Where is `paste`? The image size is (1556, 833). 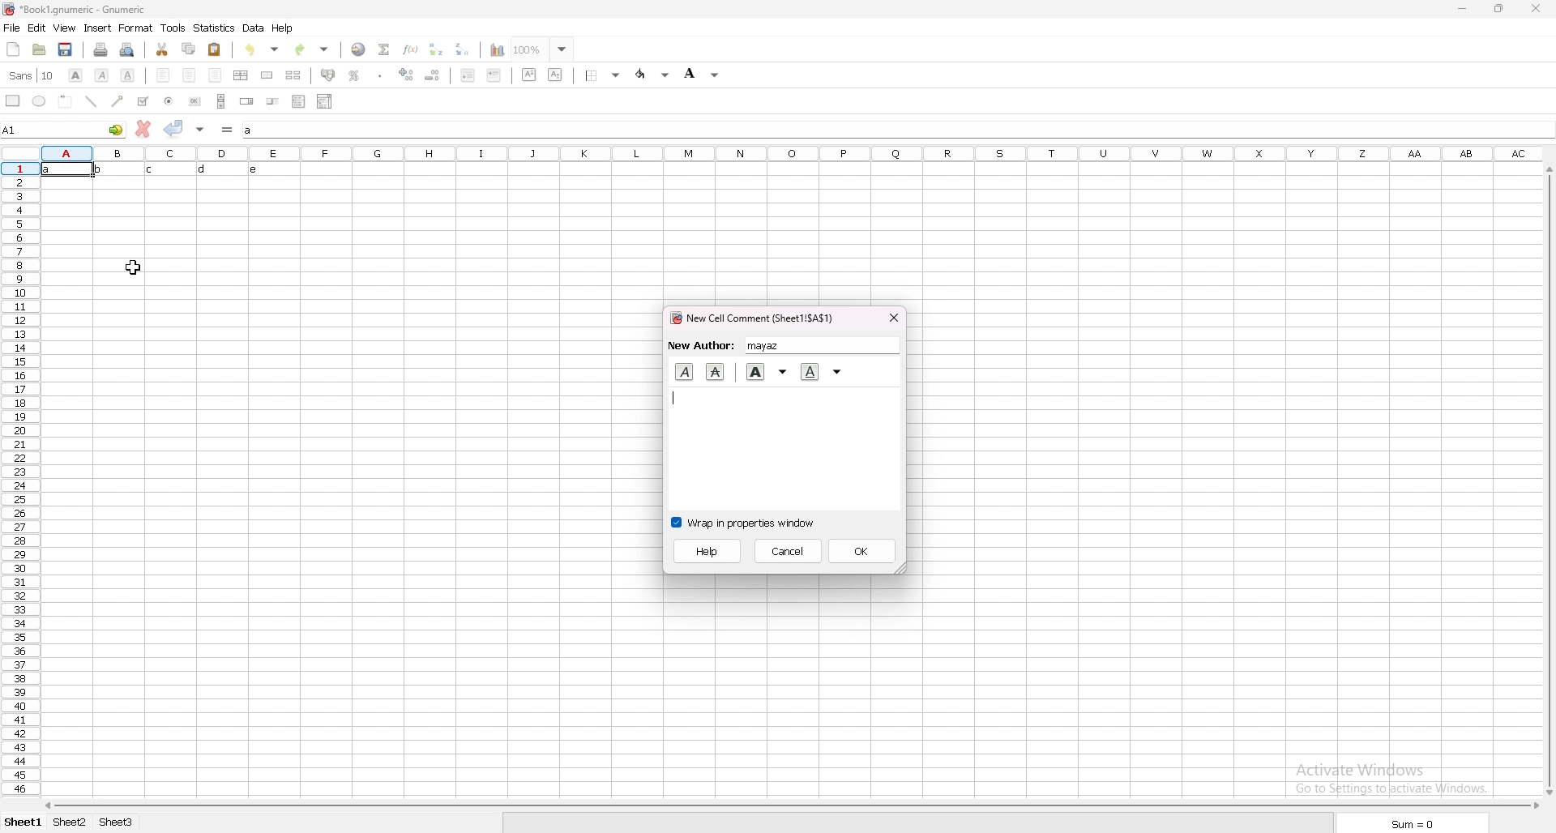 paste is located at coordinates (214, 49).